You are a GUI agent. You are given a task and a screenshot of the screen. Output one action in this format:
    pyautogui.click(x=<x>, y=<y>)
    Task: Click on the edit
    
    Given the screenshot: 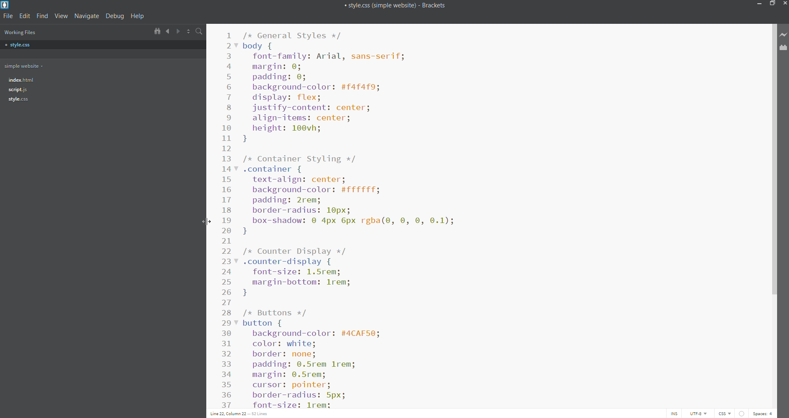 What is the action you would take?
    pyautogui.click(x=25, y=16)
    